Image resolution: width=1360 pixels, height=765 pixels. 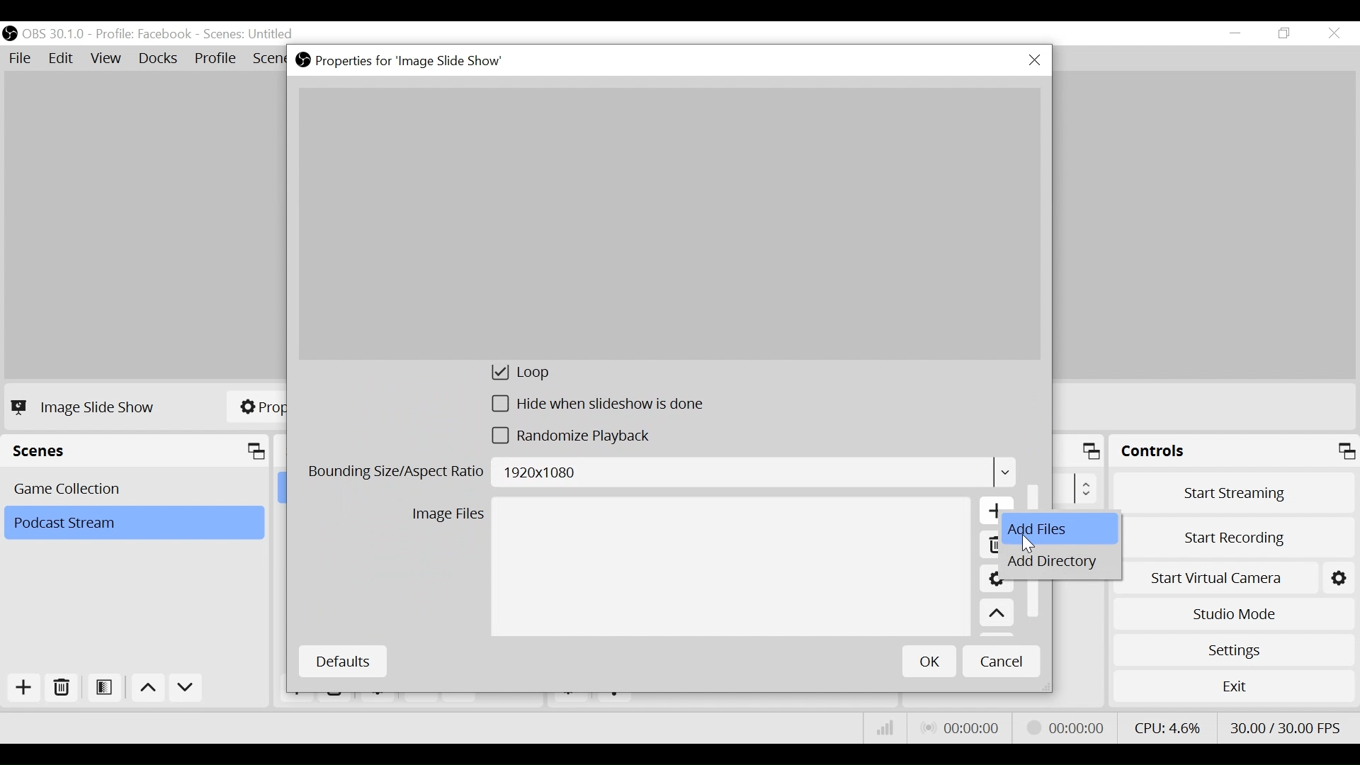 What do you see at coordinates (133, 523) in the screenshot?
I see `Scene ` at bounding box center [133, 523].